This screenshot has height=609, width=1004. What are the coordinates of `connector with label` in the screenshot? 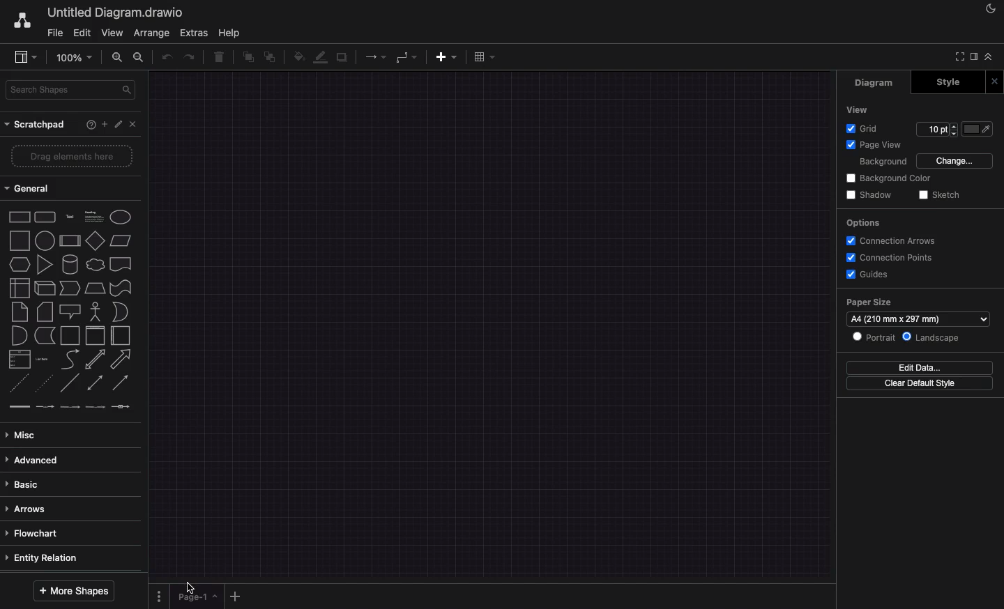 It's located at (46, 407).